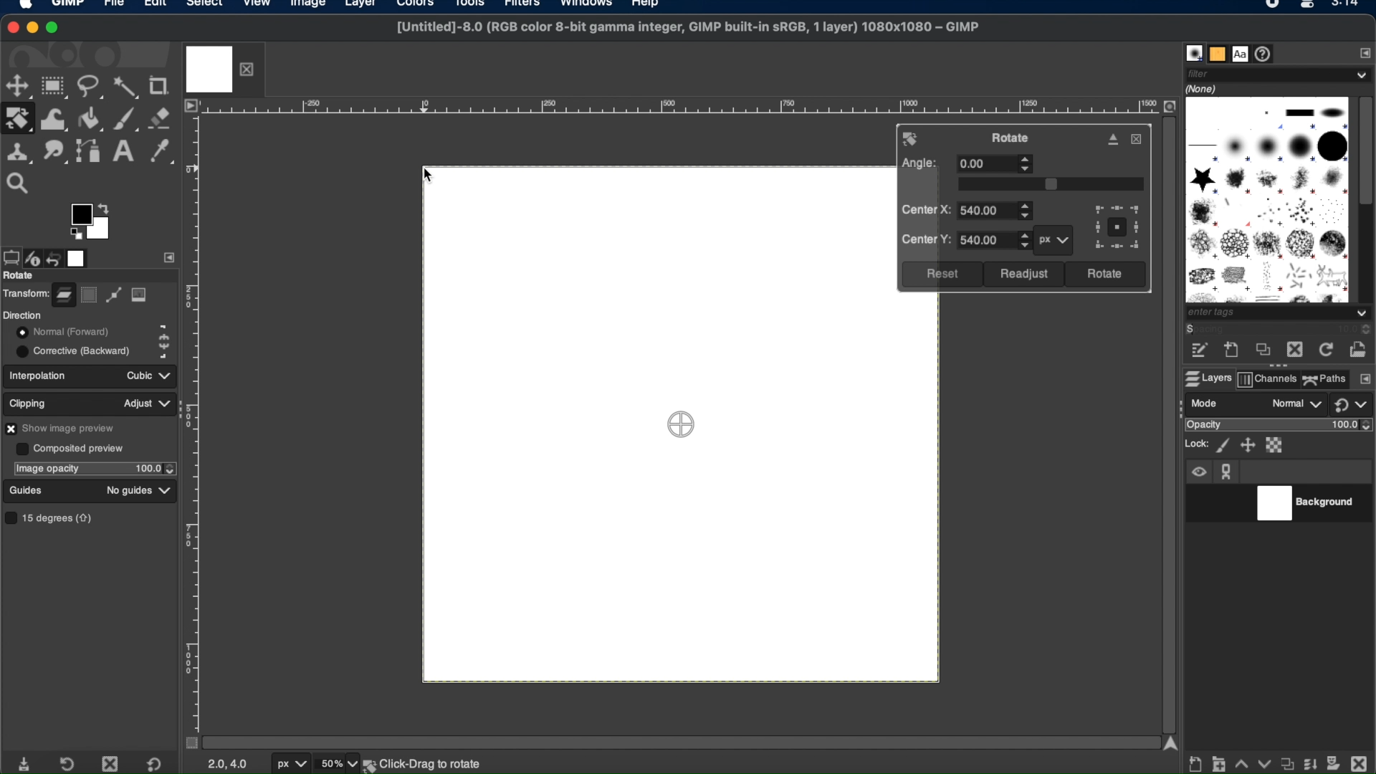  I want to click on bucket fill tool, so click(91, 118).